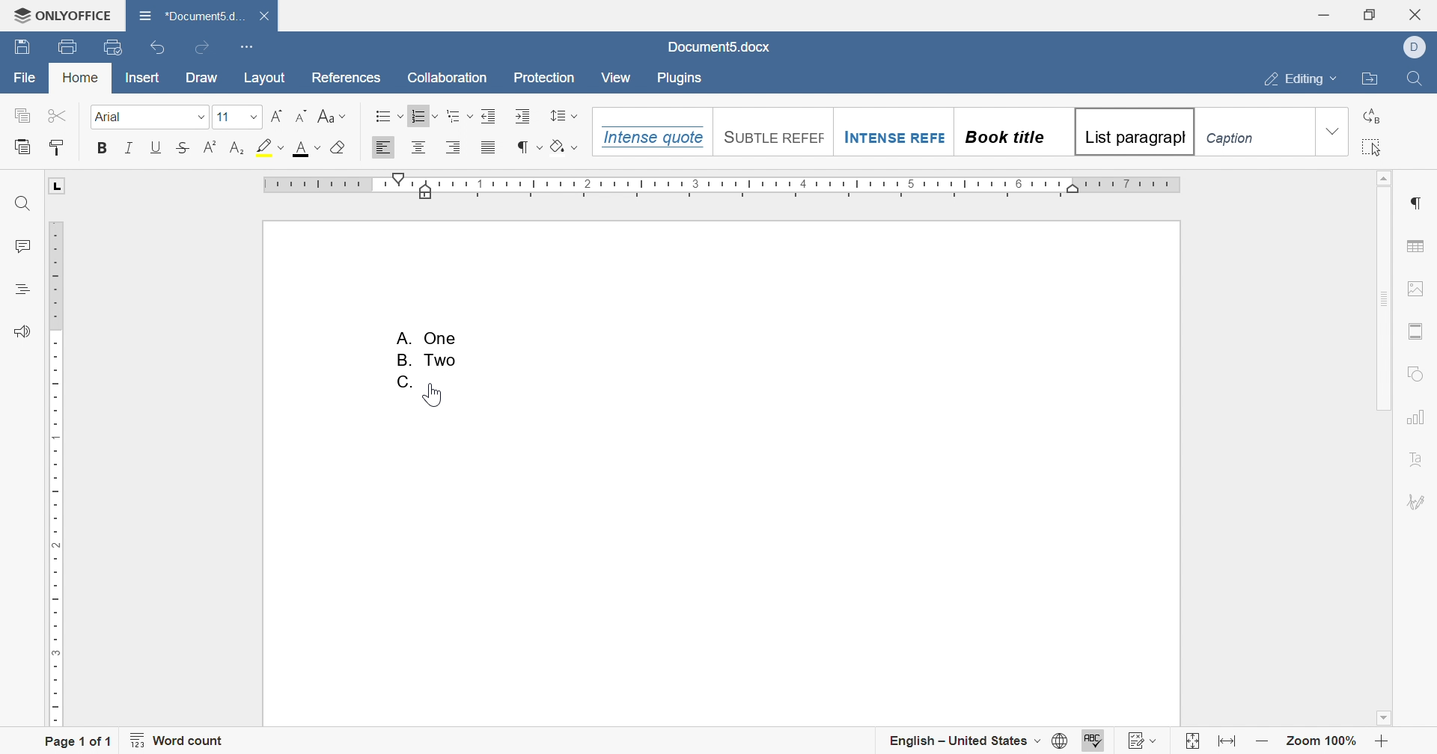  I want to click on Copy style, so click(58, 147).